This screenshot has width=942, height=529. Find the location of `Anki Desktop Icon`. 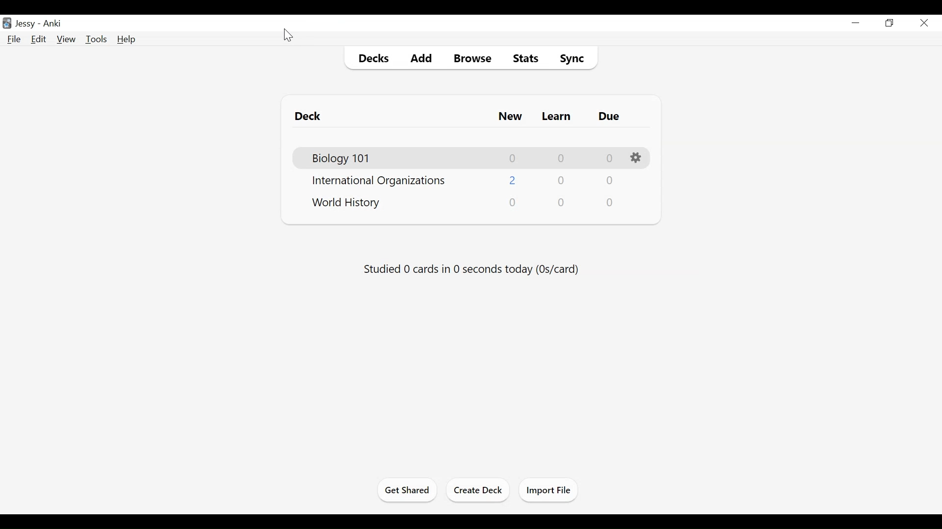

Anki Desktop Icon is located at coordinates (7, 24).